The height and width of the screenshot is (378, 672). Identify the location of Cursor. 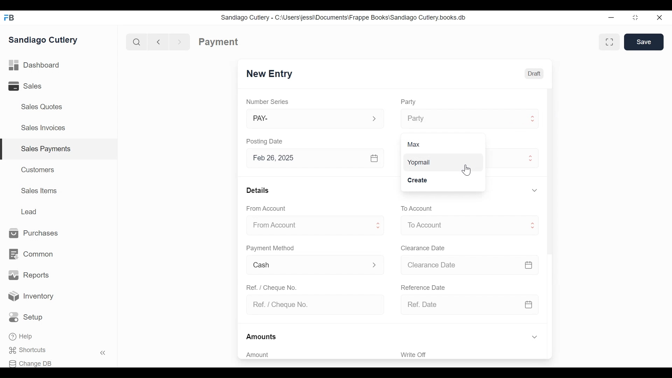
(468, 171).